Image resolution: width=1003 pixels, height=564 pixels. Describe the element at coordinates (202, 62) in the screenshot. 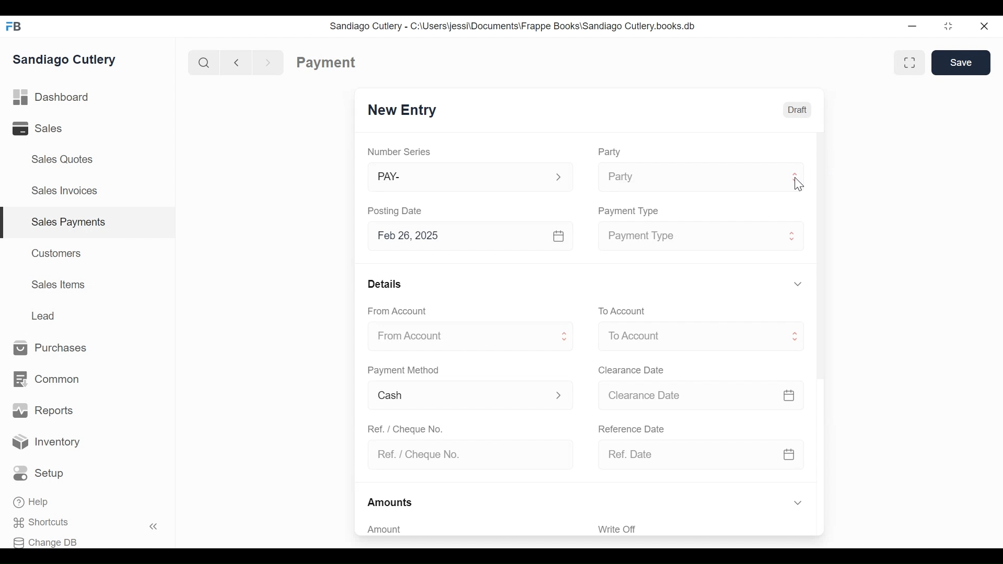

I see `Search` at that location.